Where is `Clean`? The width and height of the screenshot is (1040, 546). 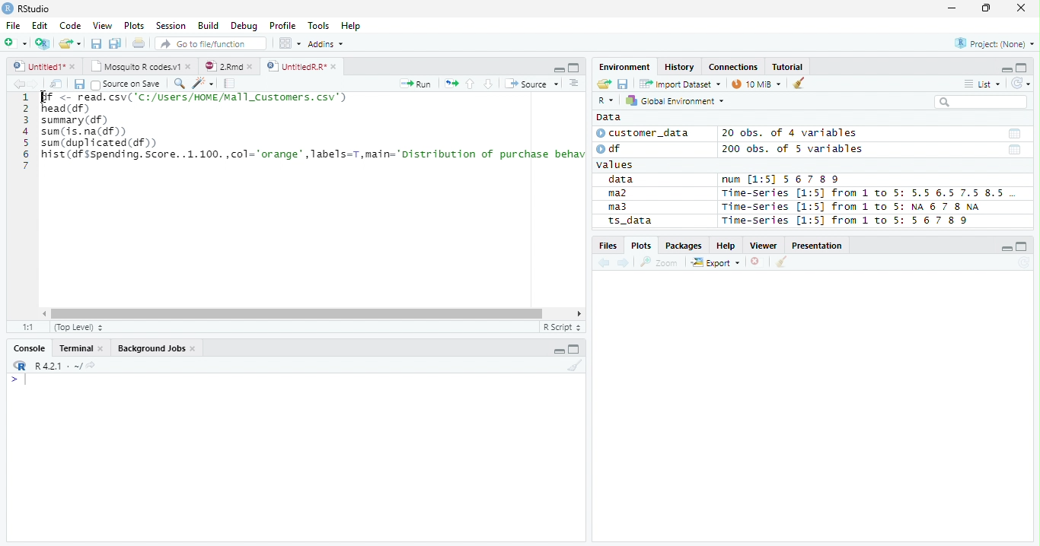 Clean is located at coordinates (782, 262).